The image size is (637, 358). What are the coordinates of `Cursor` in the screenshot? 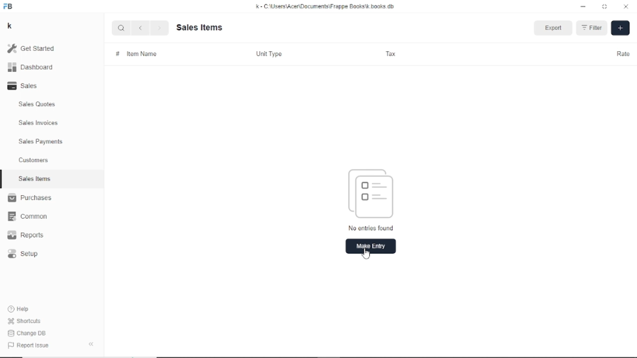 It's located at (365, 253).